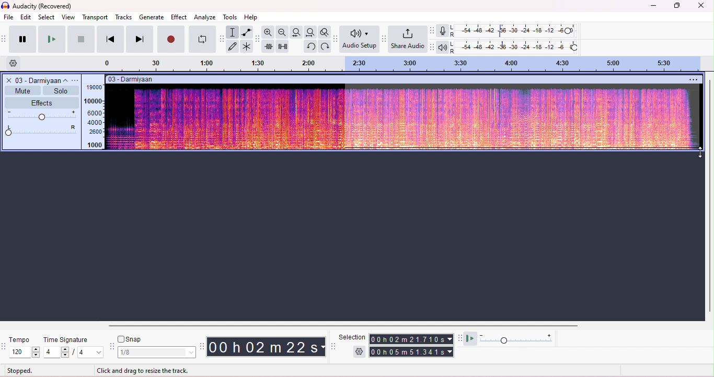 This screenshot has height=377, width=714. I want to click on previous, so click(110, 39).